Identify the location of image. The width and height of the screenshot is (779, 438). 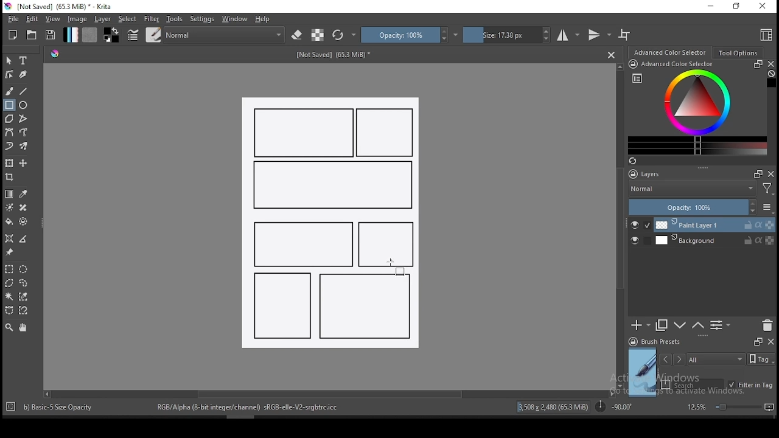
(77, 19).